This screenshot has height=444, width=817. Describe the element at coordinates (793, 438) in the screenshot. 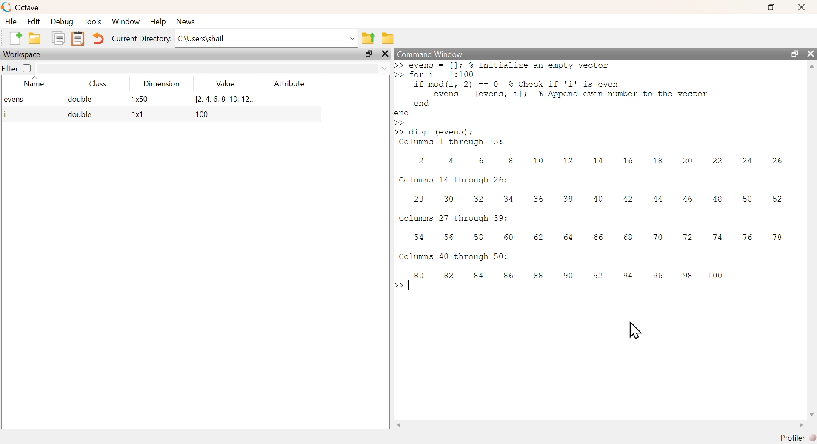

I see `profiler` at that location.